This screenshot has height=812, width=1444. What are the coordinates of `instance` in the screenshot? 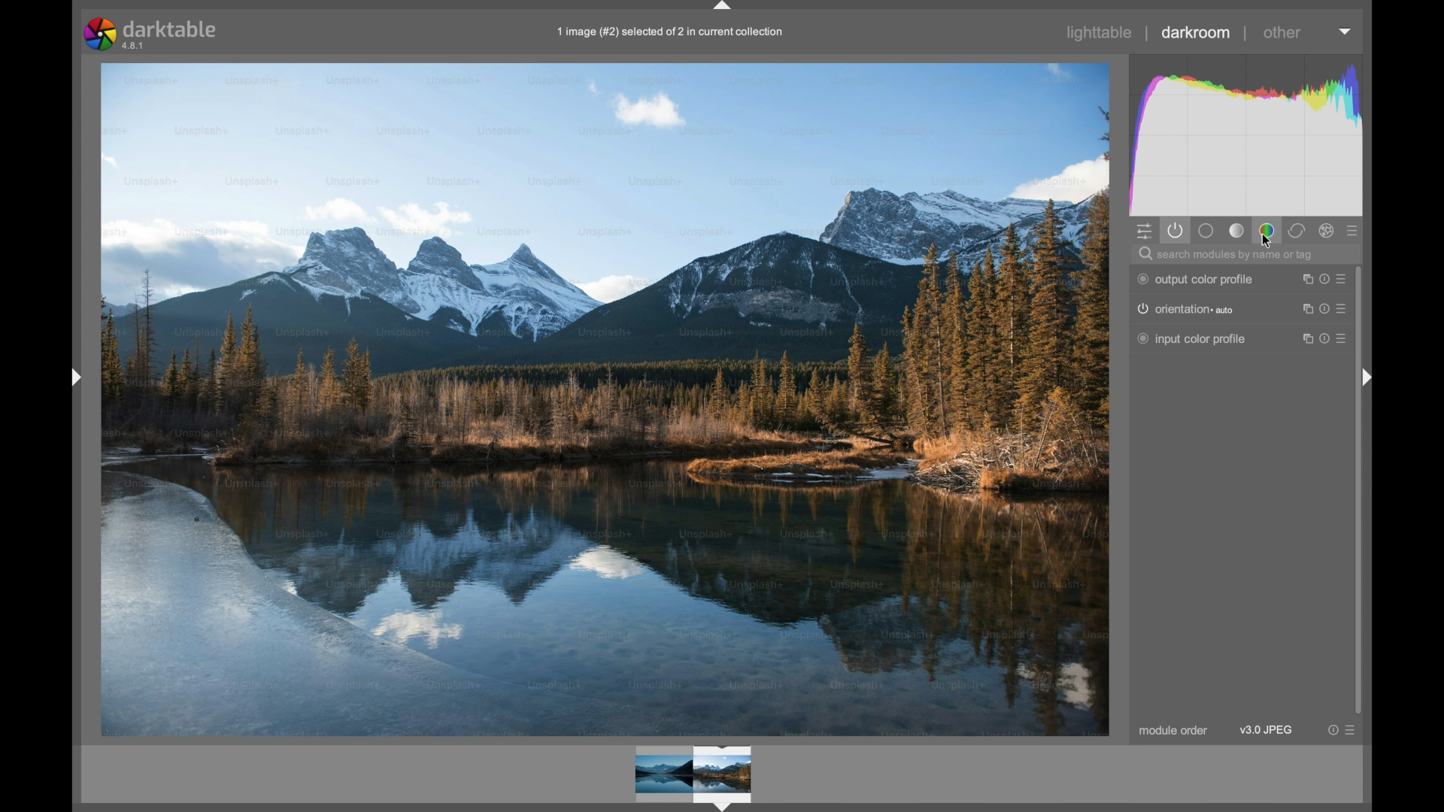 It's located at (1303, 309).